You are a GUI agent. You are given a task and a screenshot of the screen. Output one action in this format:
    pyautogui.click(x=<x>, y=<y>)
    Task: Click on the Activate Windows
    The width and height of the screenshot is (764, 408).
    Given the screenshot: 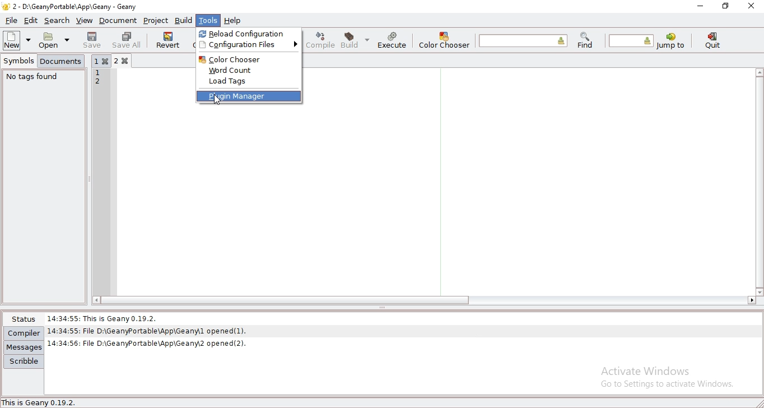 What is the action you would take?
    pyautogui.click(x=649, y=370)
    